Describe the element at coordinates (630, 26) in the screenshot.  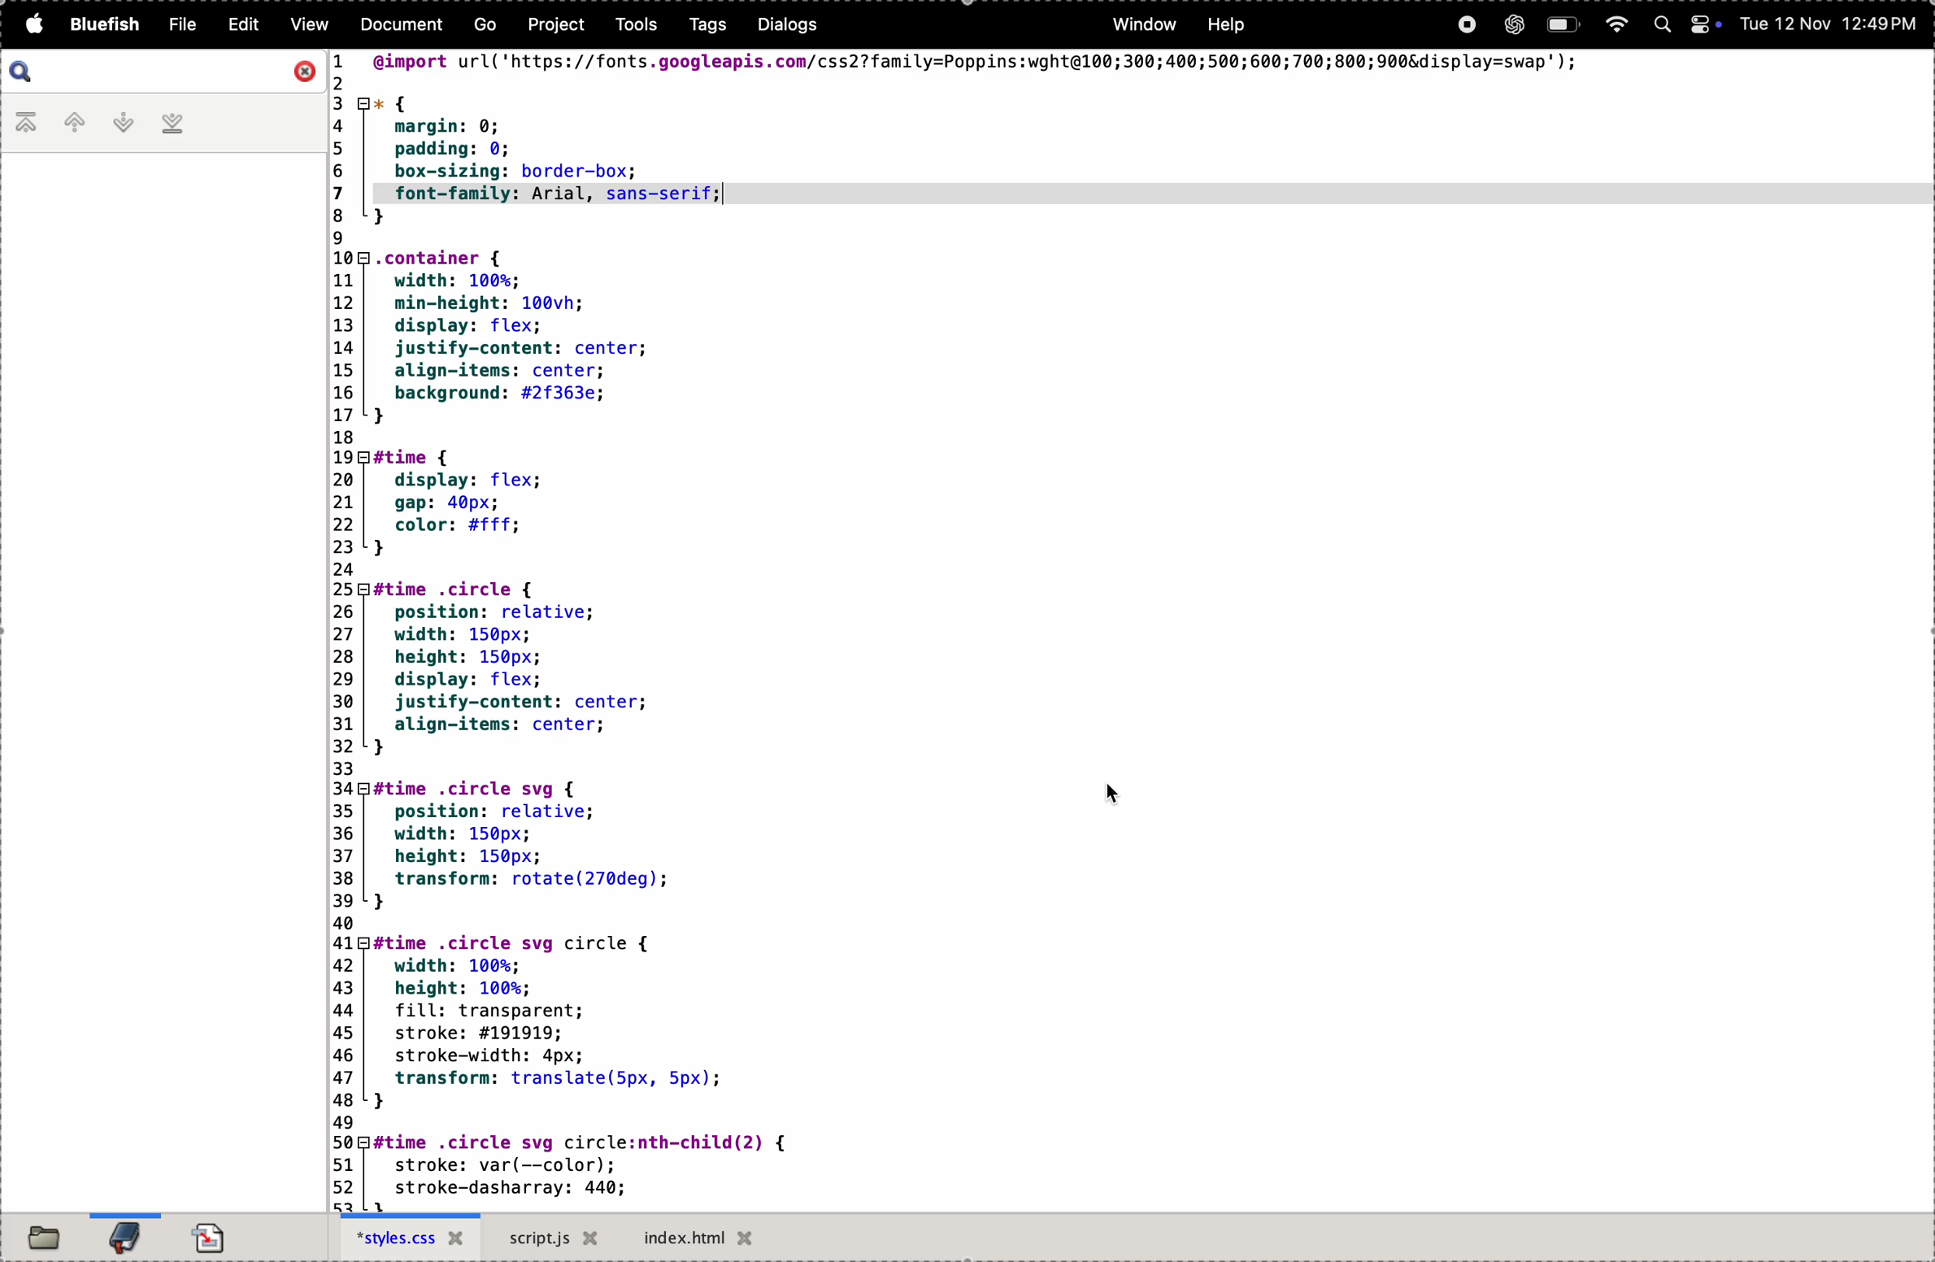
I see `tools` at that location.